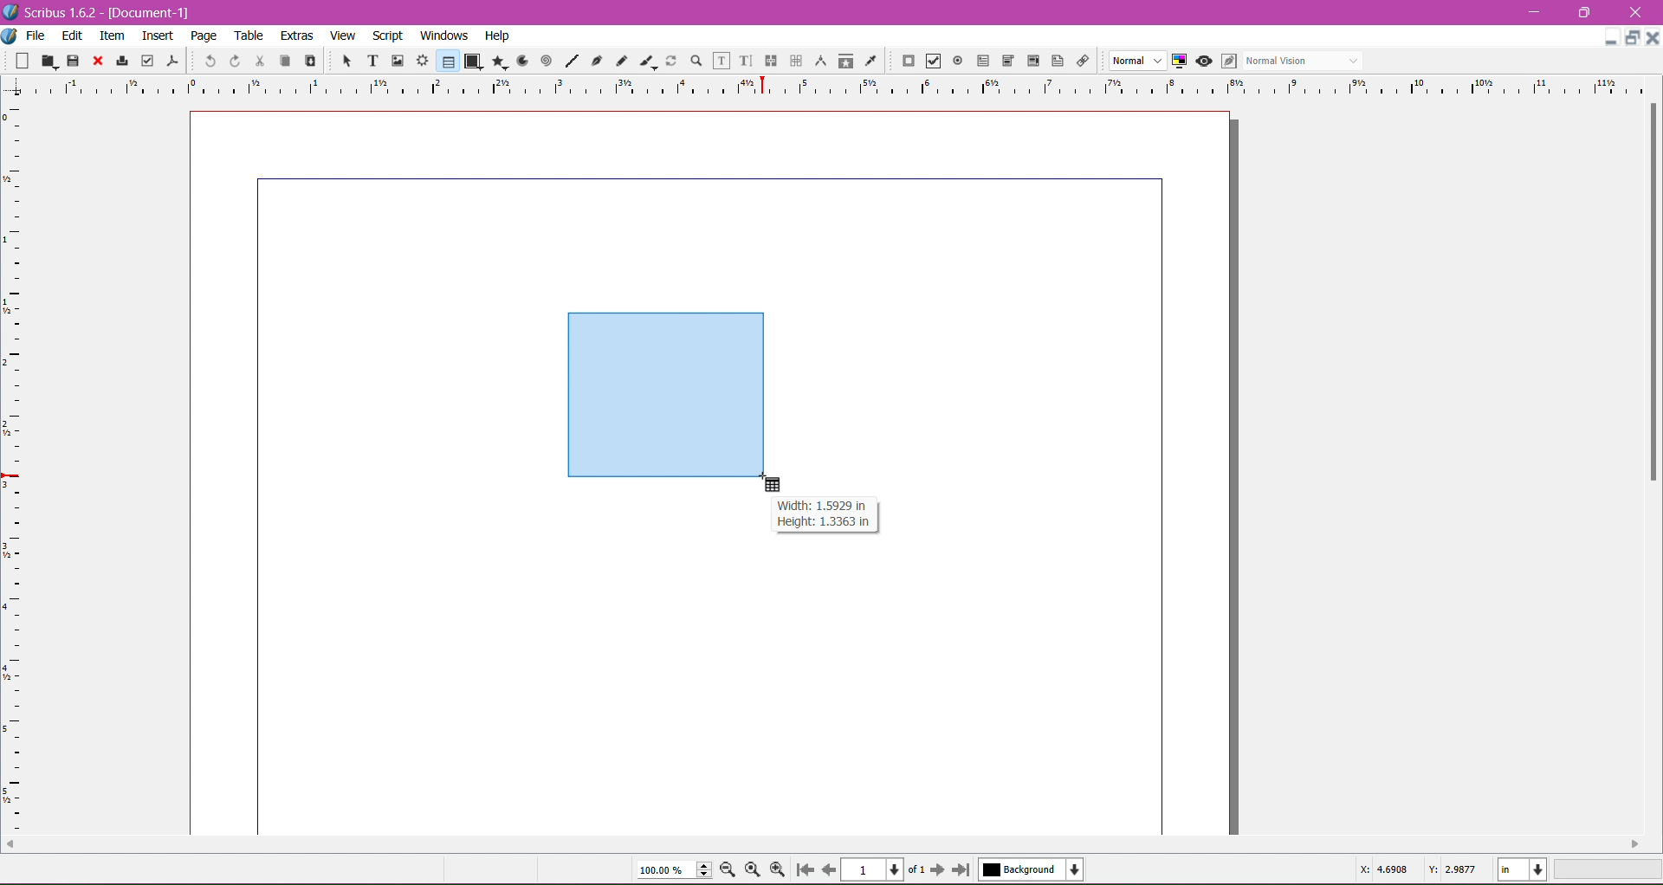 The height and width of the screenshot is (885, 1663). I want to click on PDF combo box, so click(1005, 61).